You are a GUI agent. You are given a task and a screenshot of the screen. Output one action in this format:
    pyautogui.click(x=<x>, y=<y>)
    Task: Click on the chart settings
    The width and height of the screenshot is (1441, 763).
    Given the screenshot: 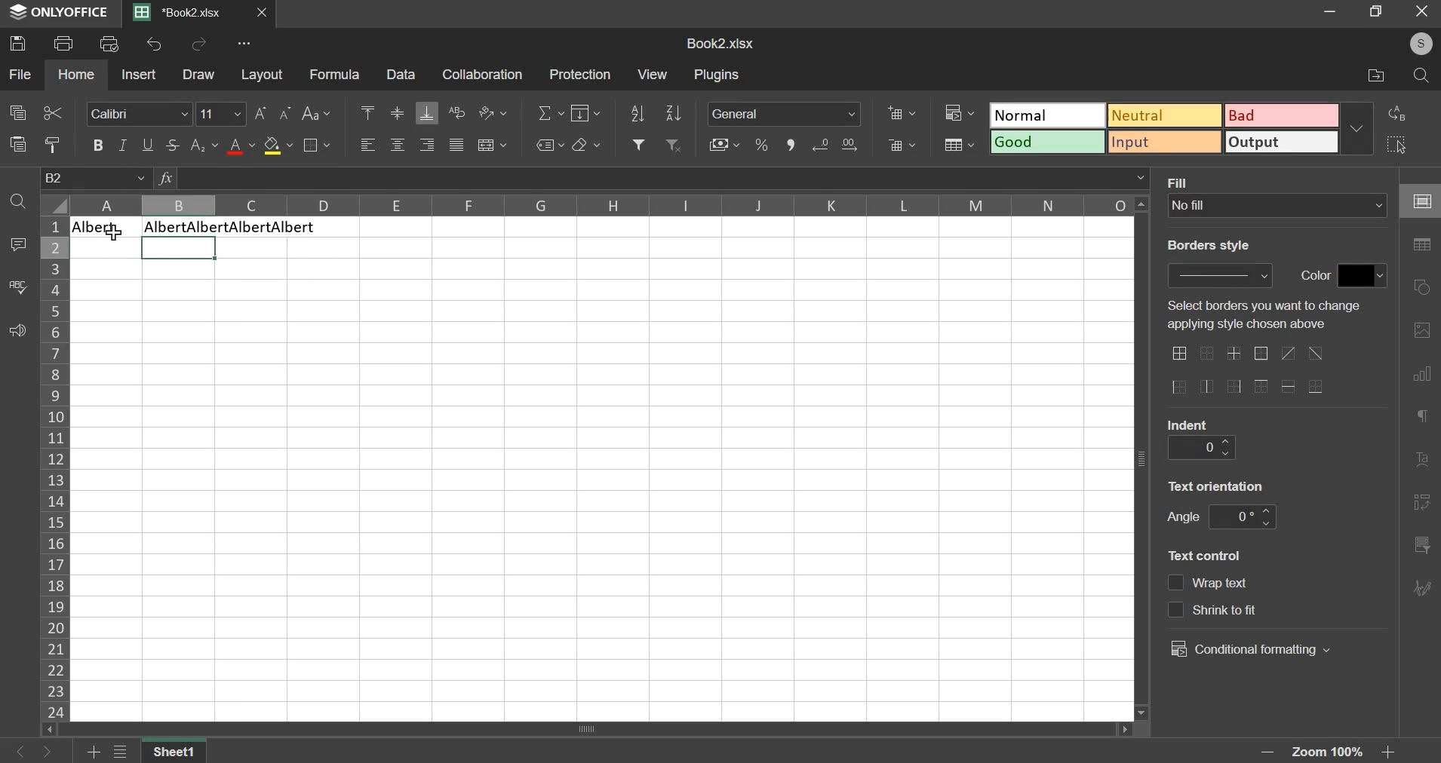 What is the action you would take?
    pyautogui.click(x=1422, y=373)
    